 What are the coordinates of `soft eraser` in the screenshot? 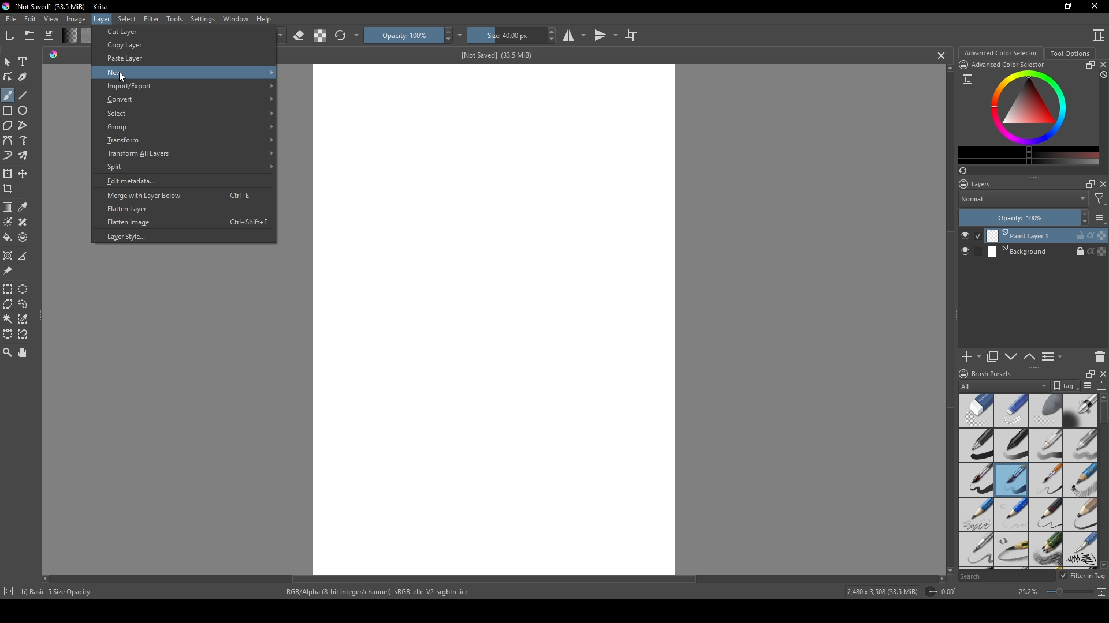 It's located at (1046, 410).